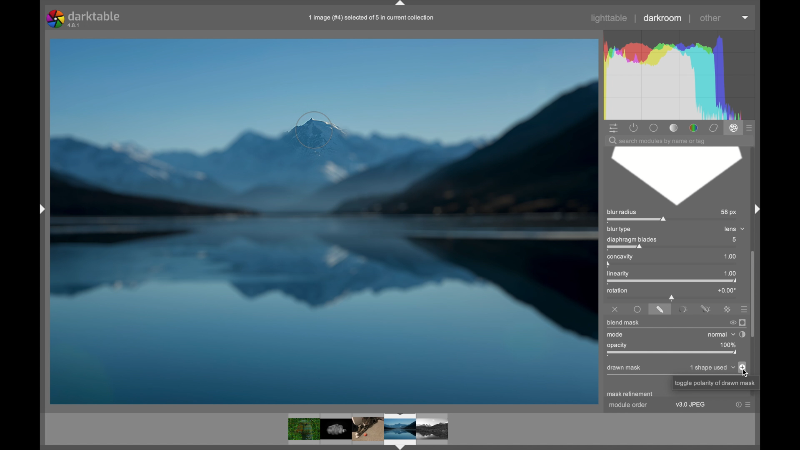 The height and width of the screenshot is (450, 800). I want to click on dropdown menu, so click(746, 18).